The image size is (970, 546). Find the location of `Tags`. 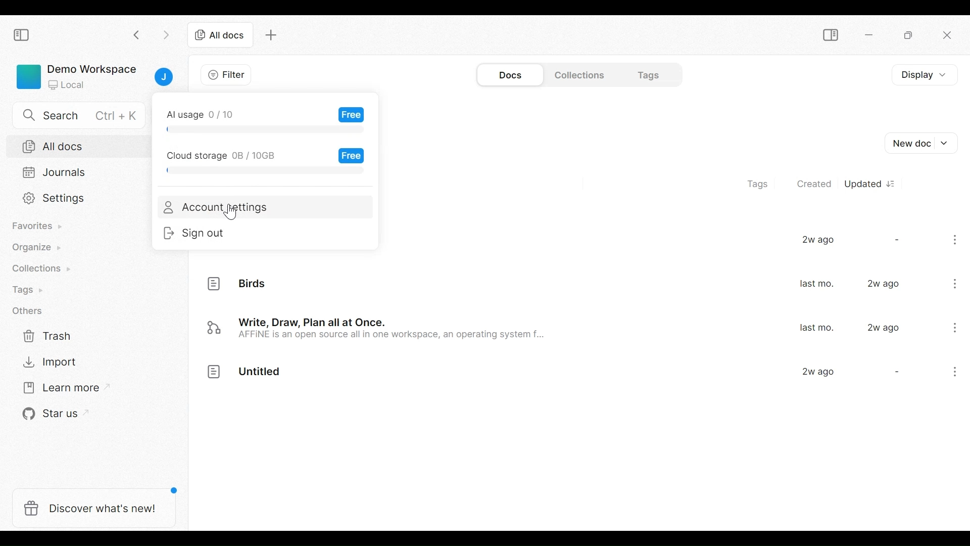

Tags is located at coordinates (32, 289).